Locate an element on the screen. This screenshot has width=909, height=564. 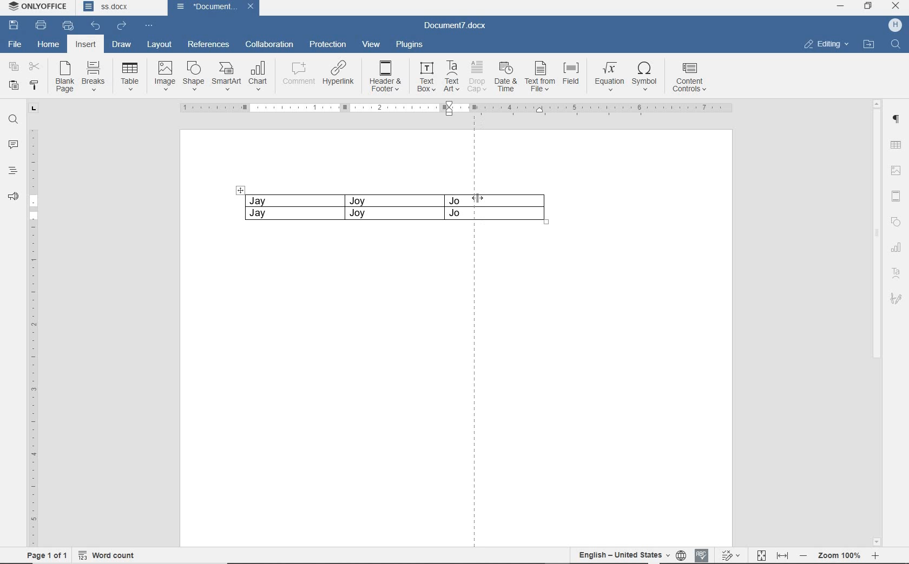
FEEDBACK & SUPPORT is located at coordinates (13, 196).